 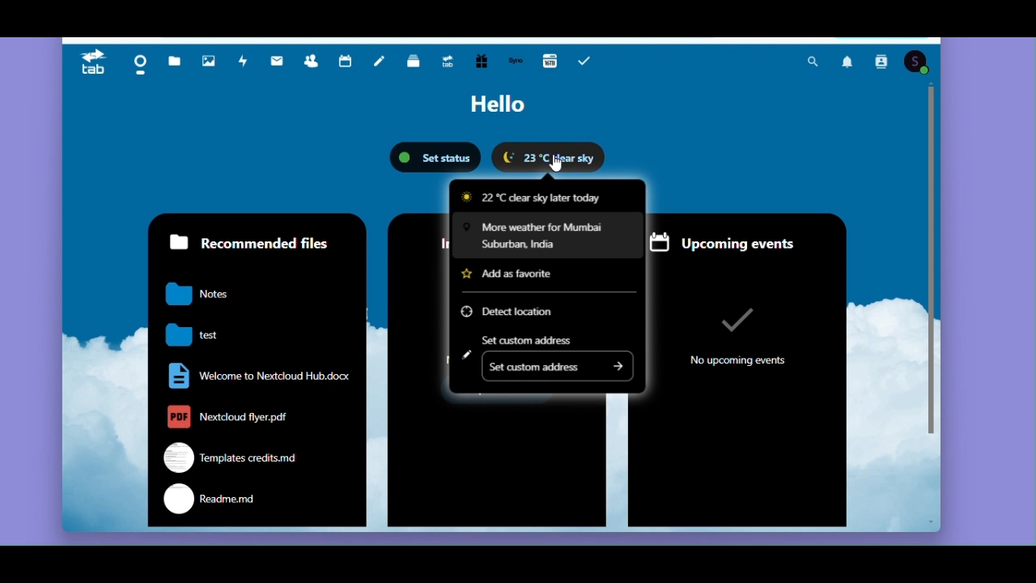 What do you see at coordinates (278, 65) in the screenshot?
I see `Mail ` at bounding box center [278, 65].